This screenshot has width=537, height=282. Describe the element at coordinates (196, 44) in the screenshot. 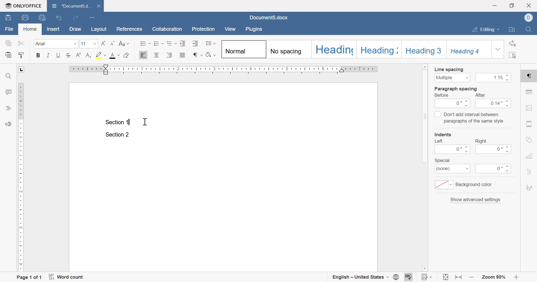

I see `Increase indent` at that location.